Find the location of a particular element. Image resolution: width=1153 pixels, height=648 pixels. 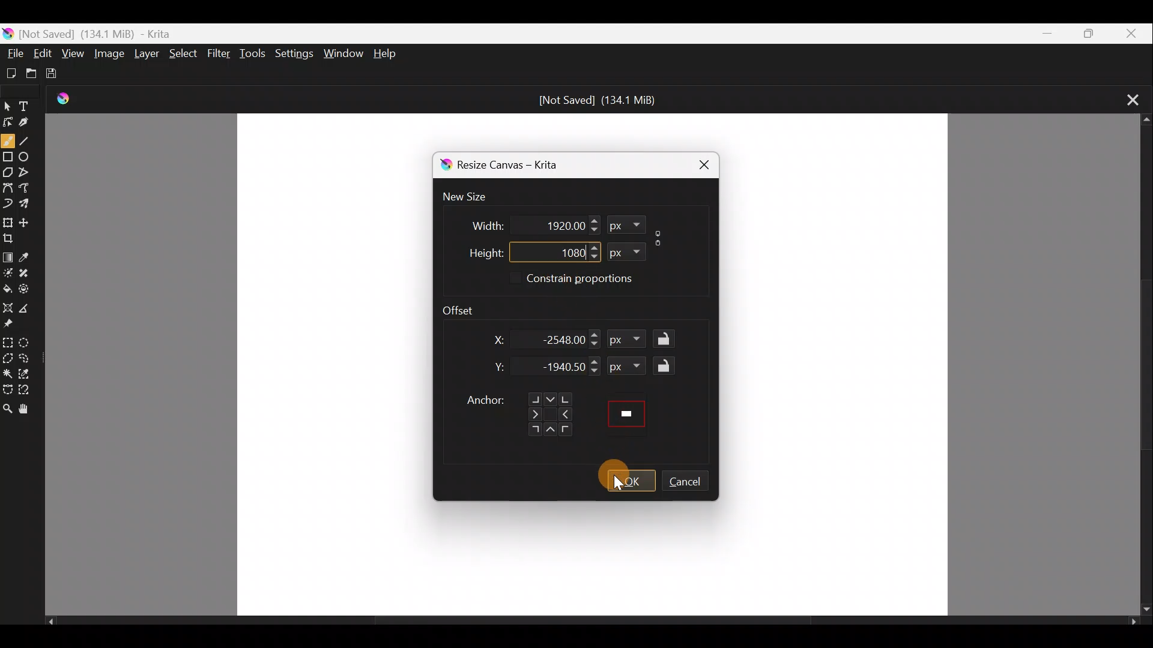

Open an existing document is located at coordinates (37, 73).